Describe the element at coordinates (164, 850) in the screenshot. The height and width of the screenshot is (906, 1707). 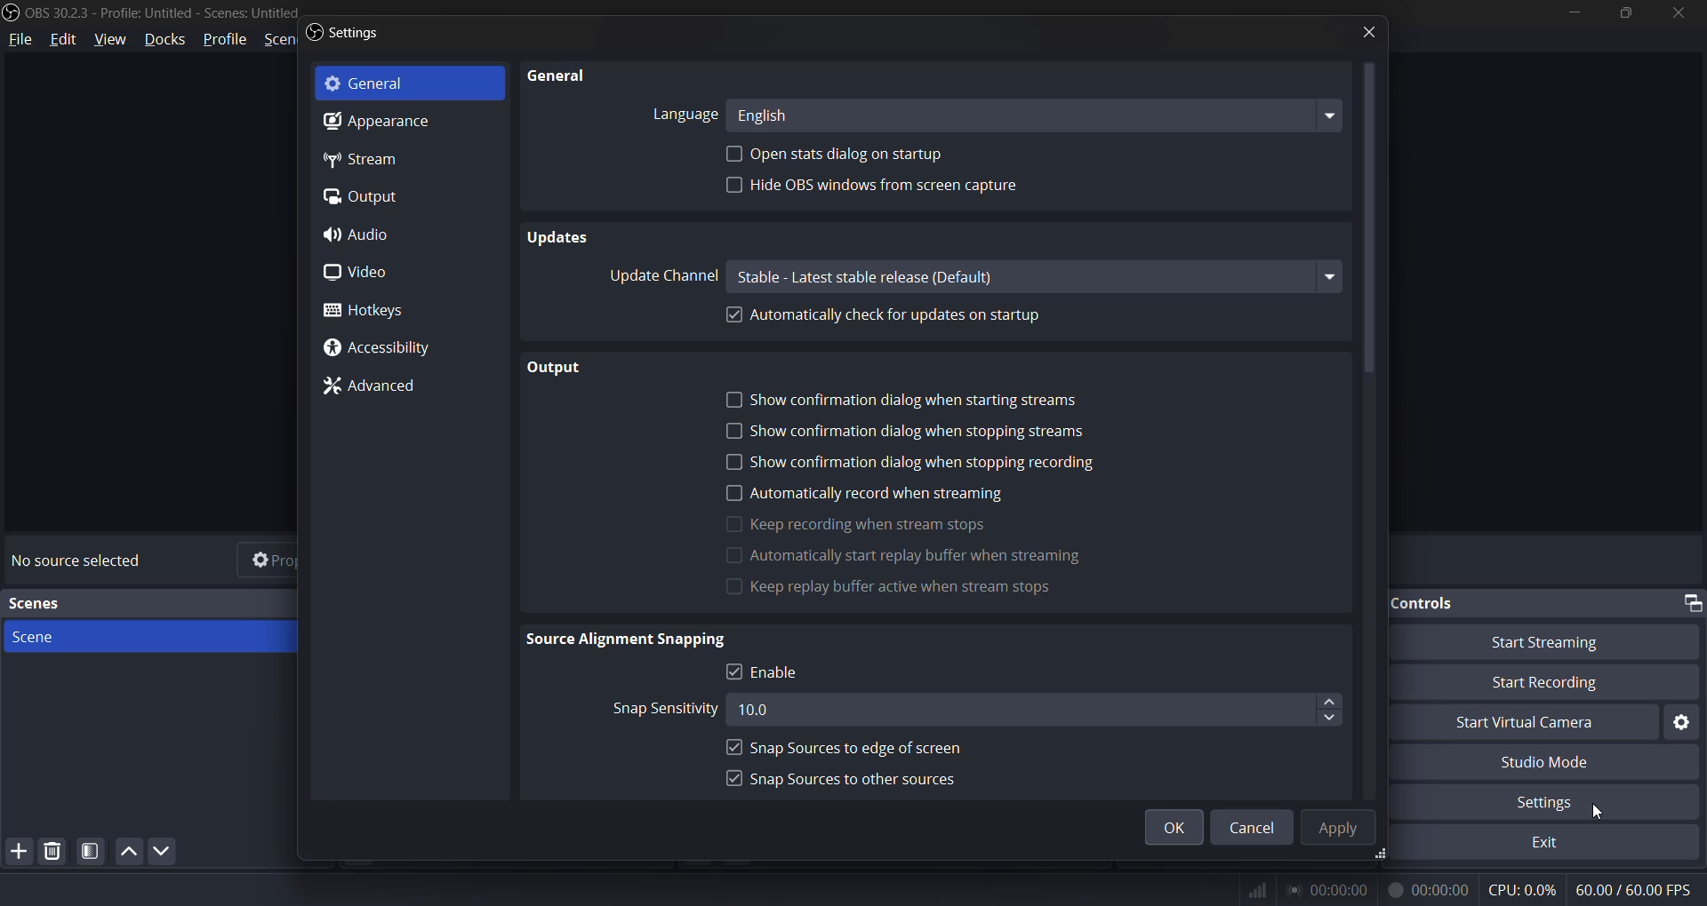
I see `move down` at that location.